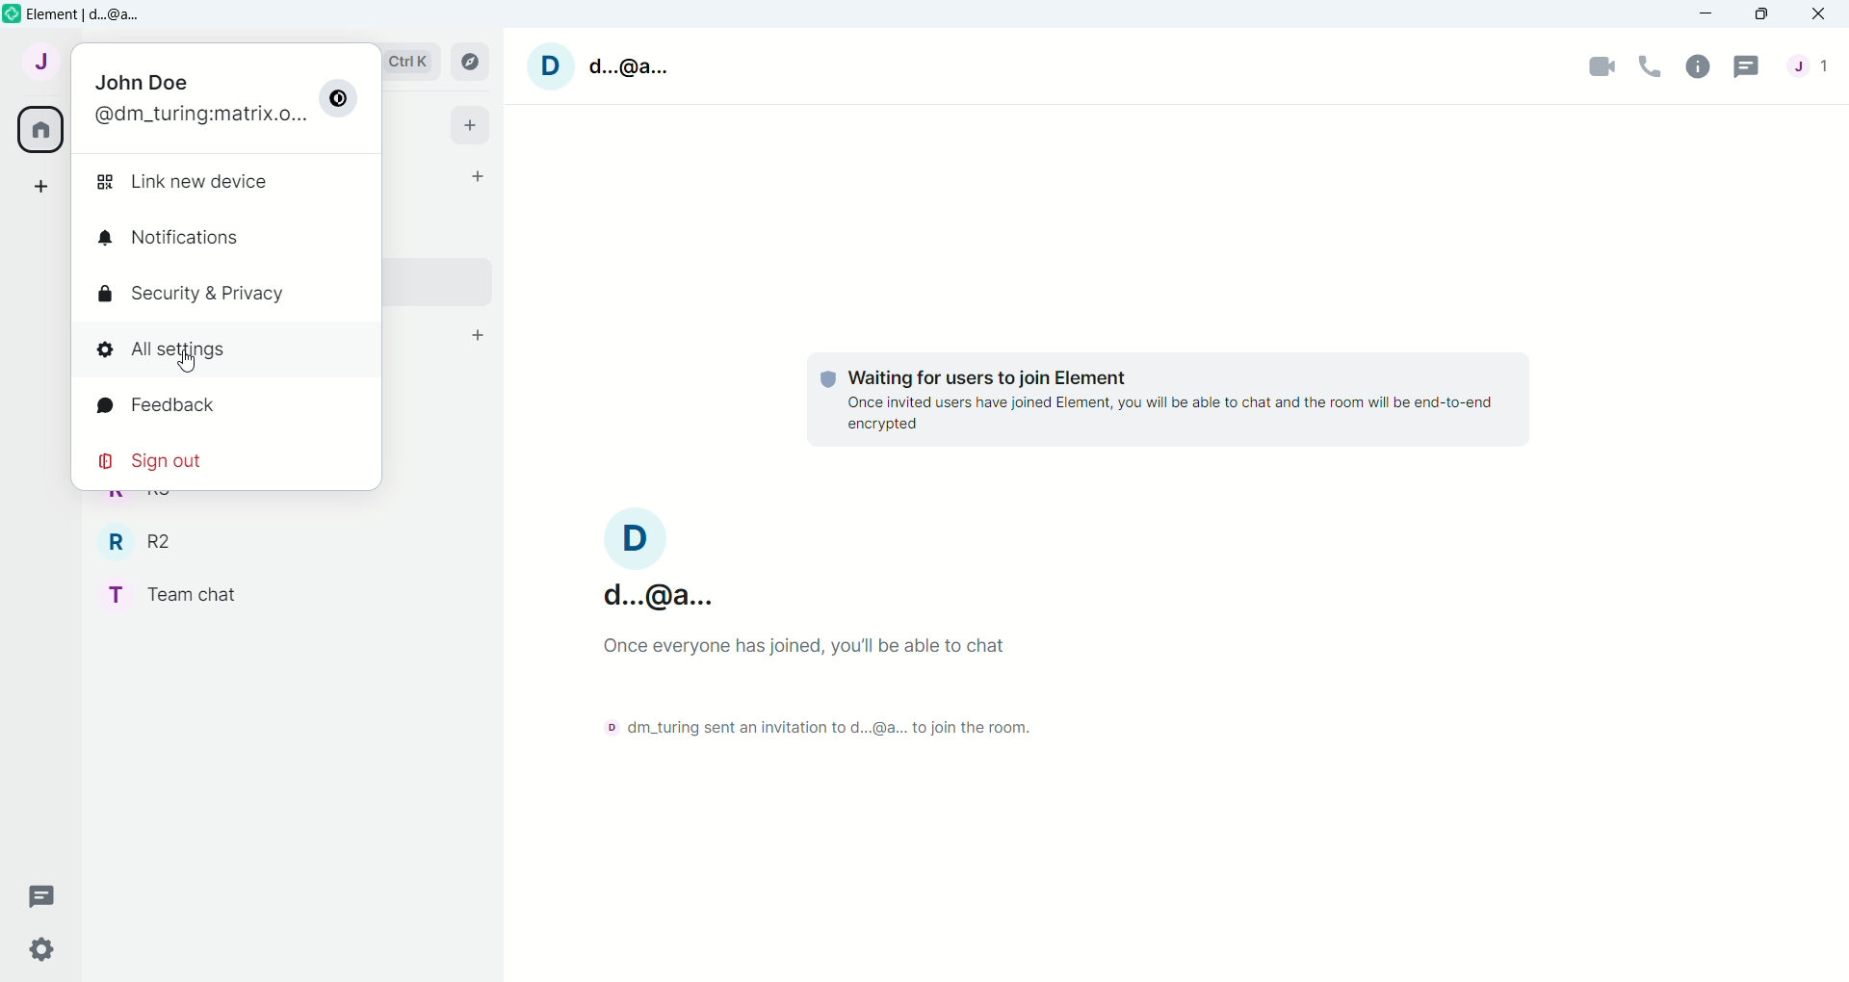 The image size is (1849, 982). I want to click on Room R2, so click(136, 541).